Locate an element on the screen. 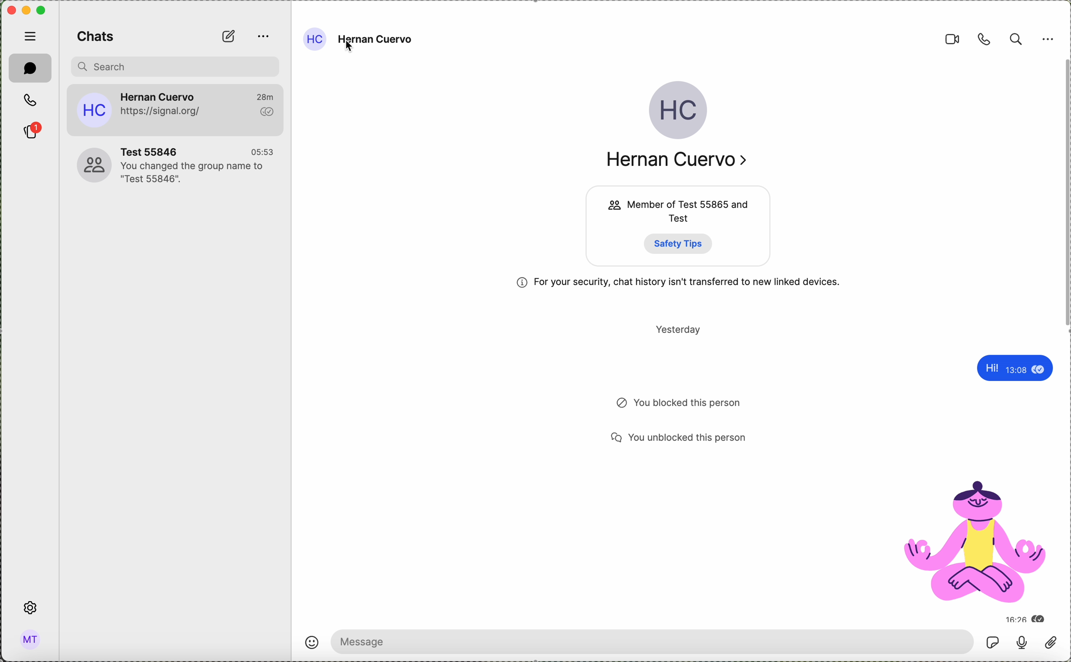 The image size is (1071, 662). voice record is located at coordinates (1021, 641).